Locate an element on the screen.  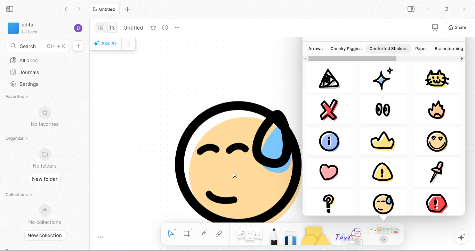
notes is located at coordinates (250, 234).